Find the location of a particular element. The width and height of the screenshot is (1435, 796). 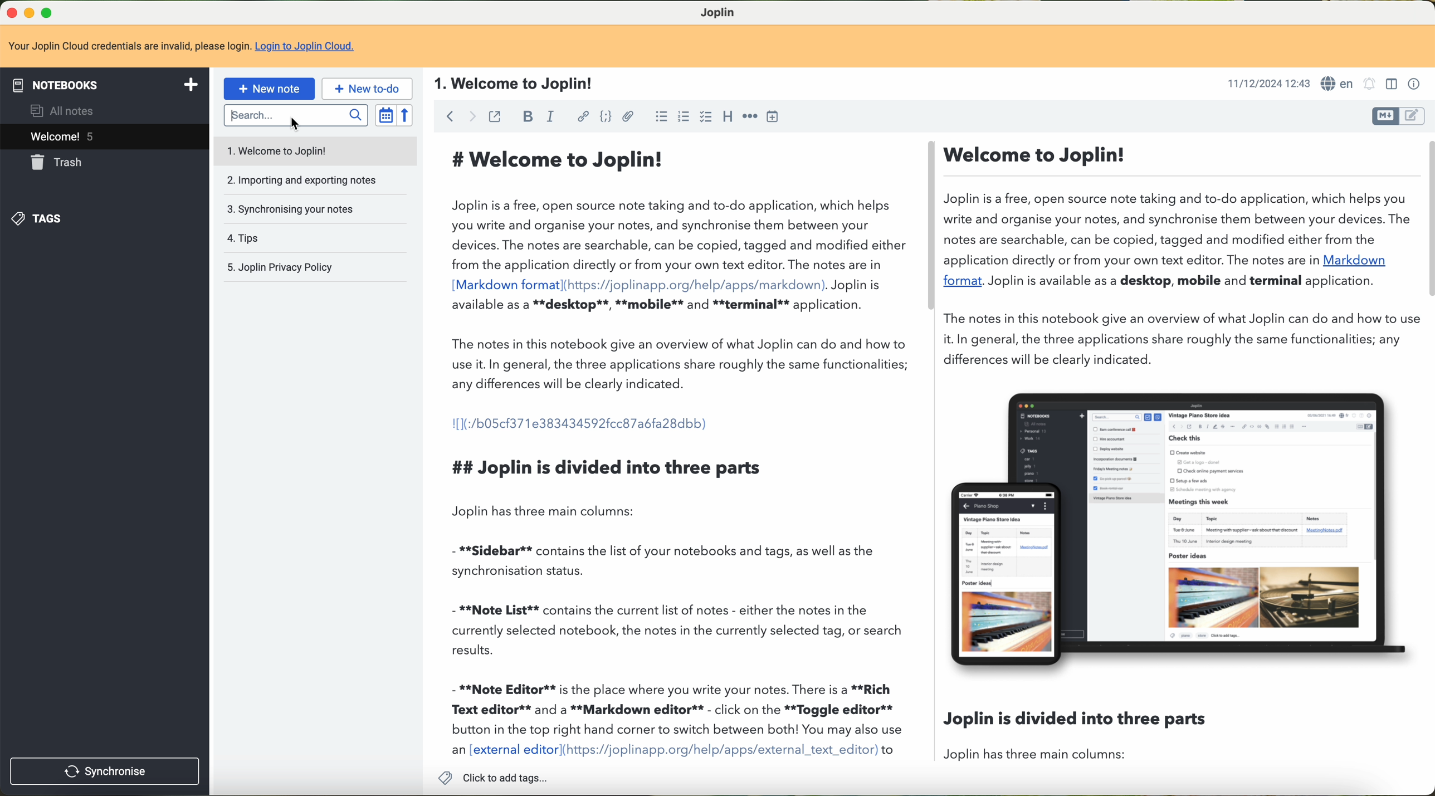

# Welcome to Joplin!

joplin is a free, open source note taking and to-do application, which helps
ou write and organise your notes, and synchronise them between your
Jevices. The notes are searchable, can be copied, tagged and modified either
rom the application directly or from your own text editor. The notes are in

Markdown format](https://joplinapp.org/help/apps/markdown). Joplin is
wailable as a **desktop**, **mobile** and **terminal** application.

"he notes in this notebook give an overview of what Joplin can do and how to
ise it. In general, the three applications share roughly the same functionalities;
iny differences will be clearly indicated.

[1(:/b05cf371e383434592fcc87abfa28dbb)

t# Joplin is divided into three parts
Joplin has three main columns:

**Sidebar** contains the list of your notebooks and tags, as well as the
ynchronisation status.

**Note List** contains the current list of notes - either the notes in the
urrently selected notebook, the notes in the currently selected tag, or search
esults.

**Note Editor** is the place where you write your notes. There is a **Rich
ext editor** and a **Markdown editor** - click on the **Toggle editor**
button in the top right hand corner to switch between both! You may also use
in [external editor](https://joplinapp.org/help/apps/external_text_editor) to is located at coordinates (673, 451).